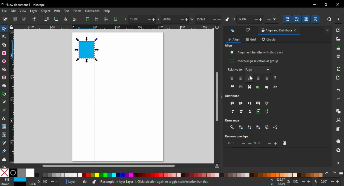 This screenshot has width=344, height=186. I want to click on distribute vertically with even spacing between bottom edges, so click(250, 112).